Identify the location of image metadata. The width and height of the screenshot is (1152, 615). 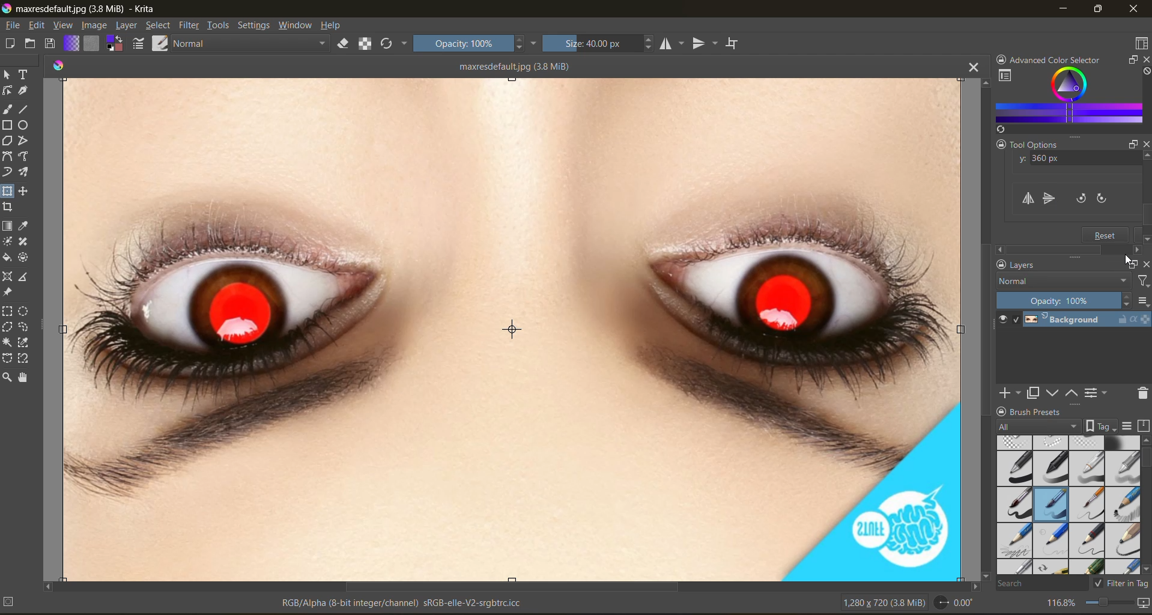
(883, 605).